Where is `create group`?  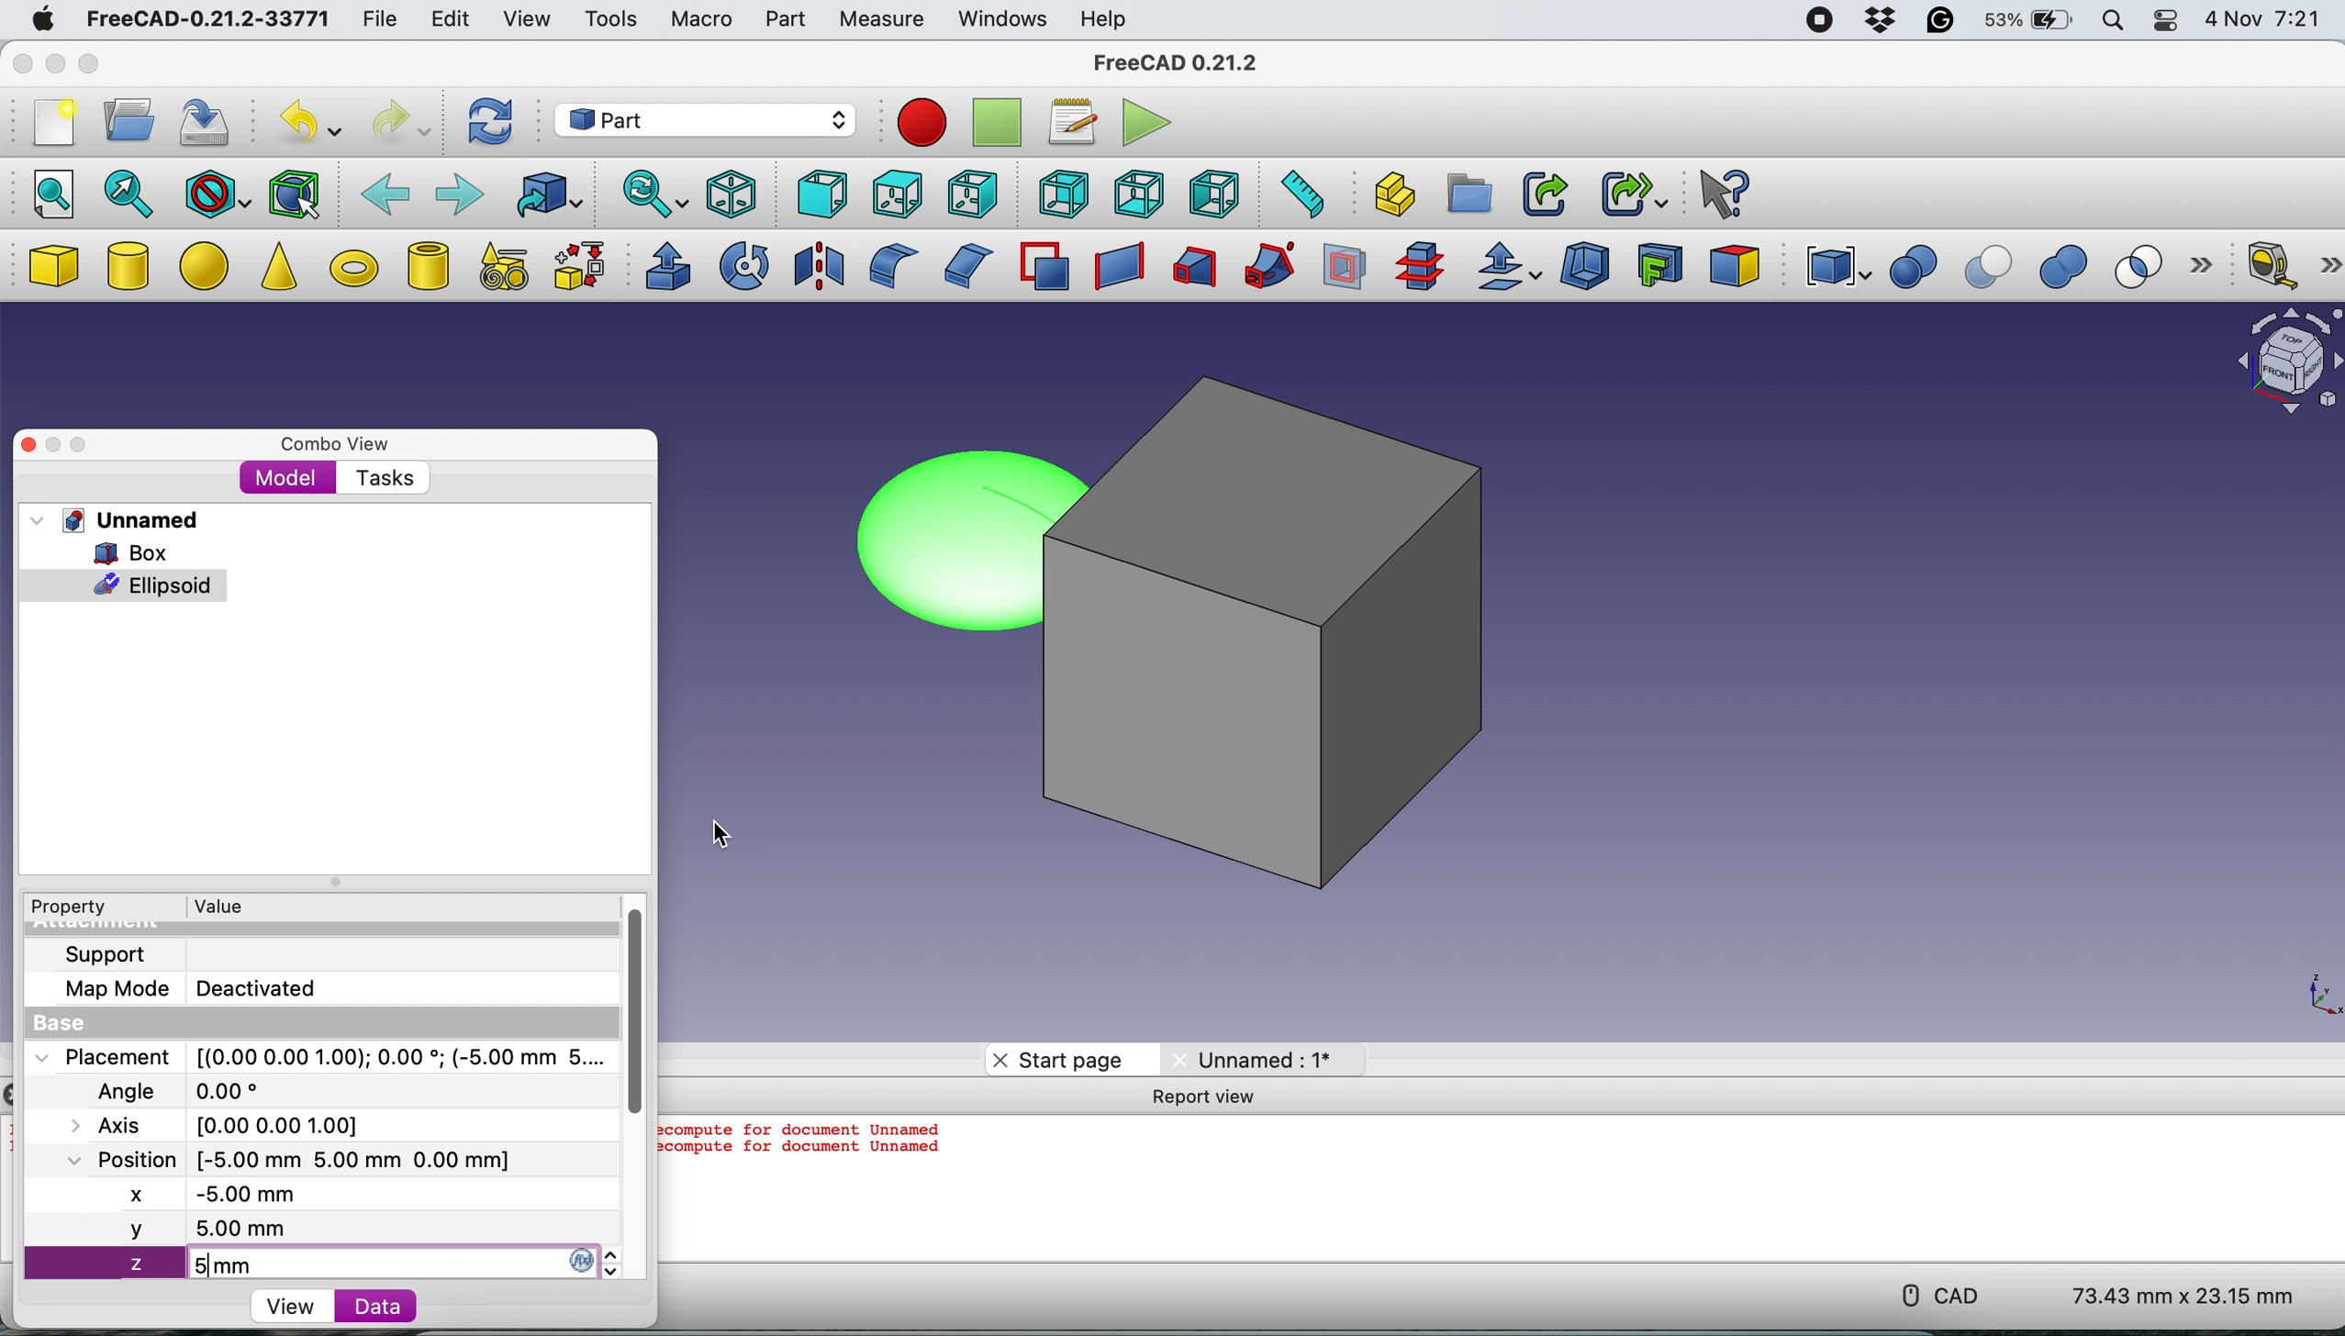
create group is located at coordinates (1471, 193).